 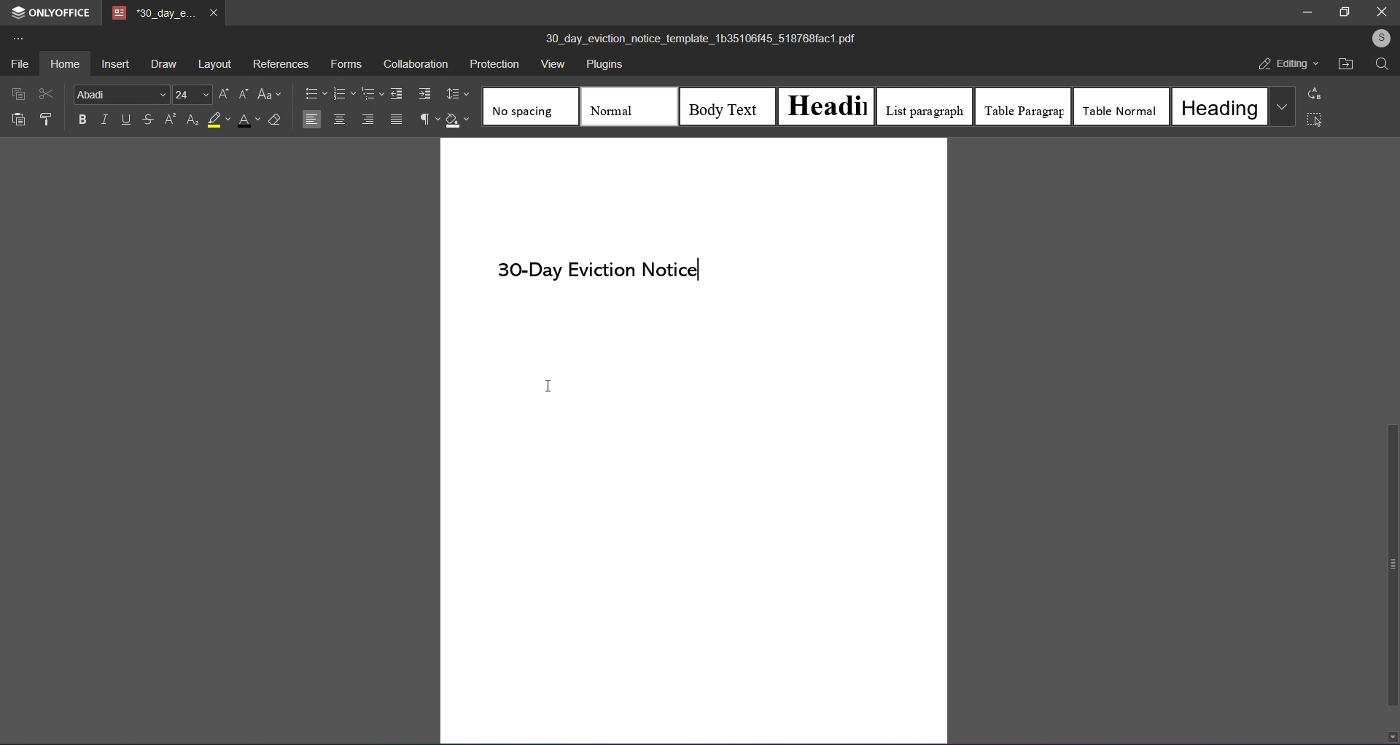 What do you see at coordinates (621, 106) in the screenshot?
I see `normal` at bounding box center [621, 106].